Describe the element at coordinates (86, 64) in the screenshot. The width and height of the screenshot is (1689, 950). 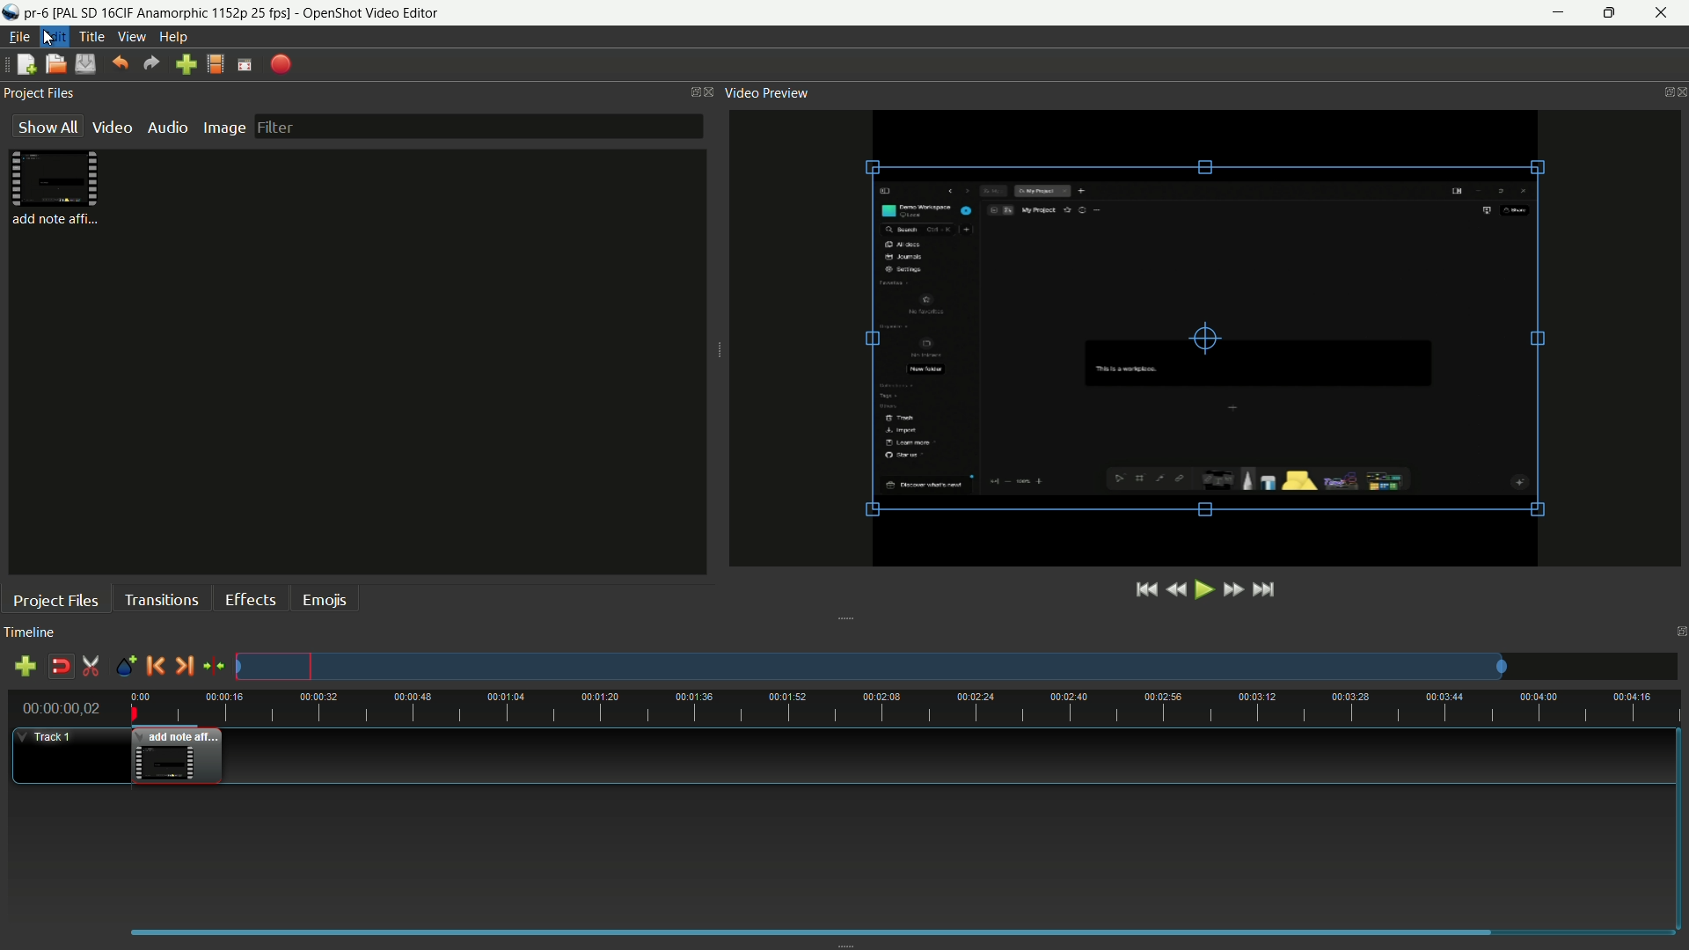
I see `save file` at that location.